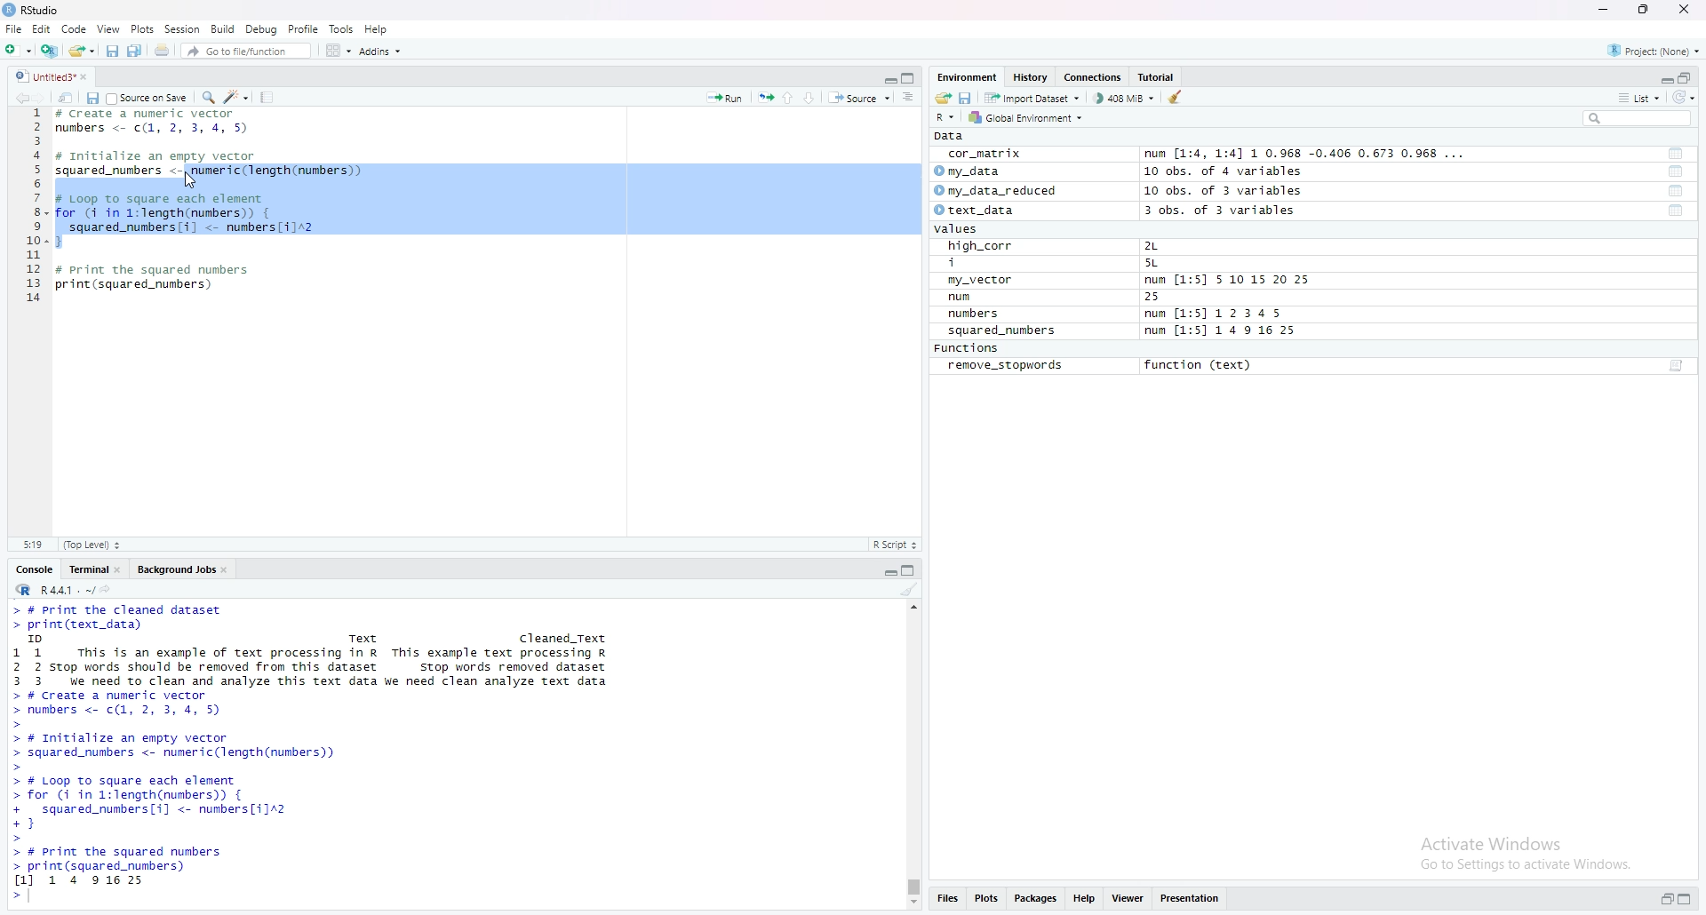 The width and height of the screenshot is (1706, 915). Describe the element at coordinates (1231, 211) in the screenshot. I see `3 obs. of 3 variables` at that location.